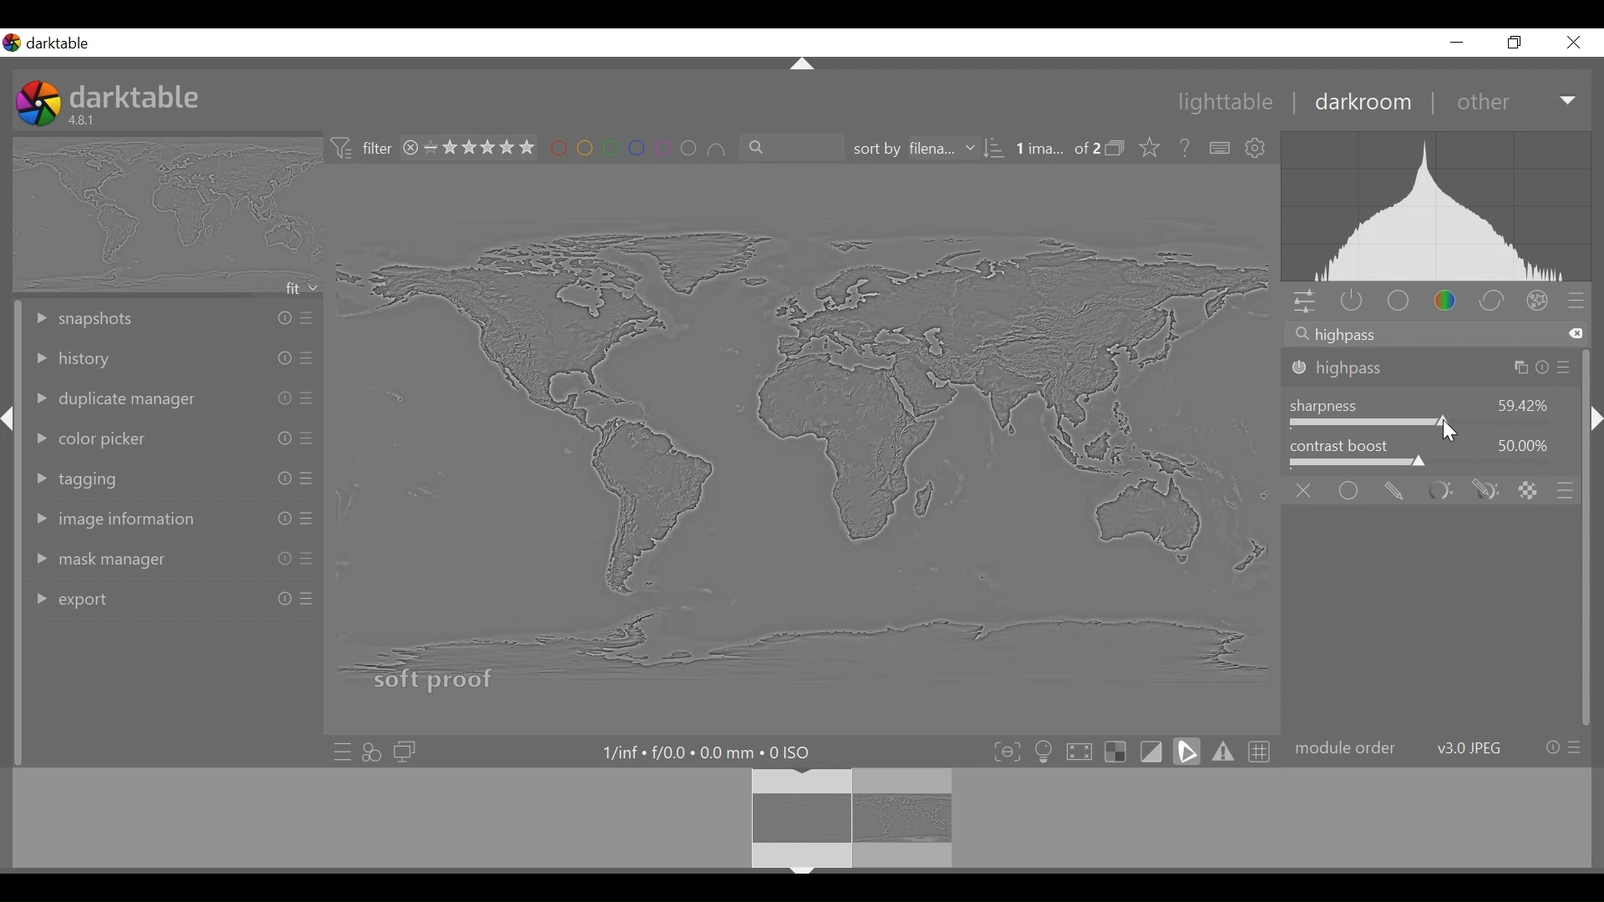 The image size is (1604, 902). Describe the element at coordinates (1301, 334) in the screenshot. I see `Search icon` at that location.